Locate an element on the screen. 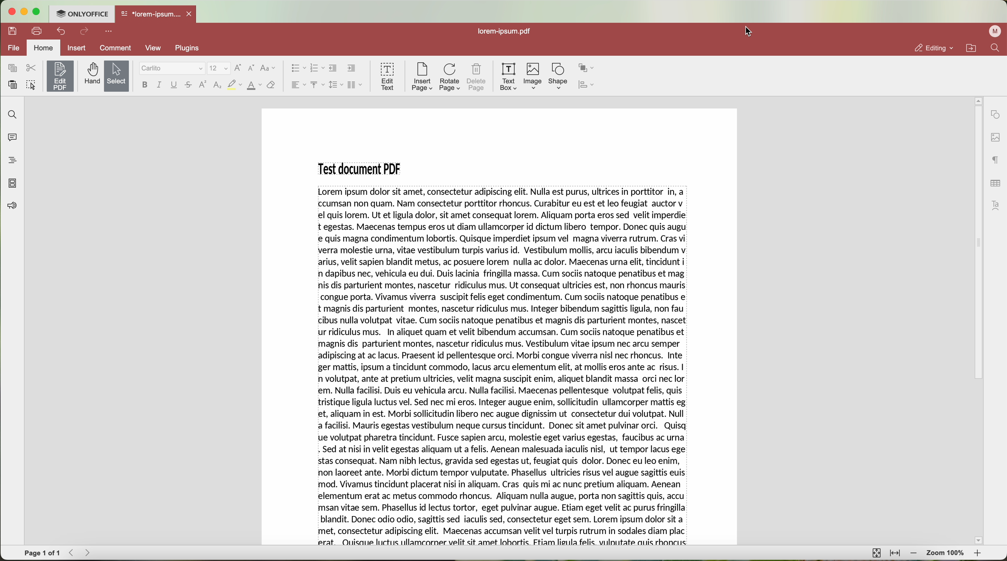  insert page is located at coordinates (421, 78).